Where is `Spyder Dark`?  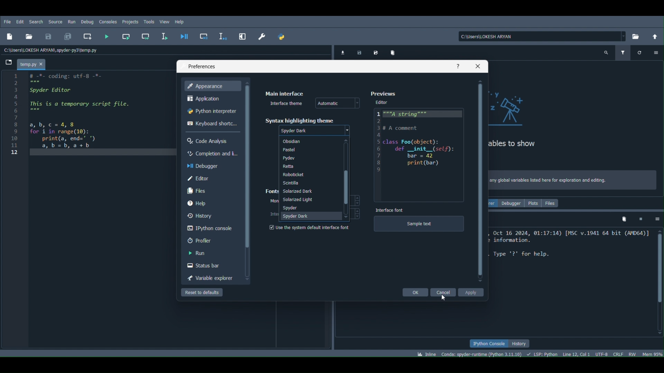
Spyder Dark is located at coordinates (311, 216).